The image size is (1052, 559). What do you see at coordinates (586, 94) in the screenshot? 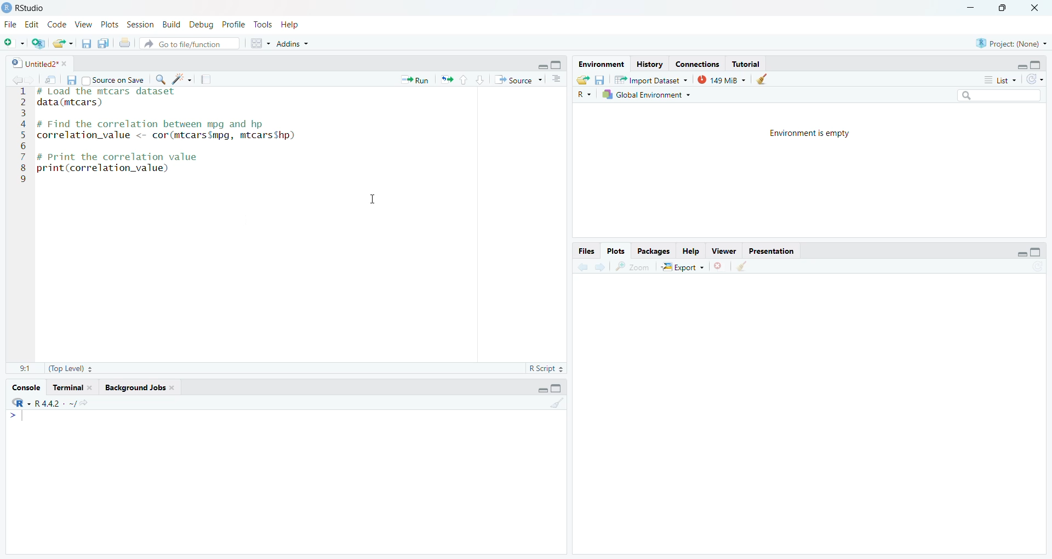
I see `R` at bounding box center [586, 94].